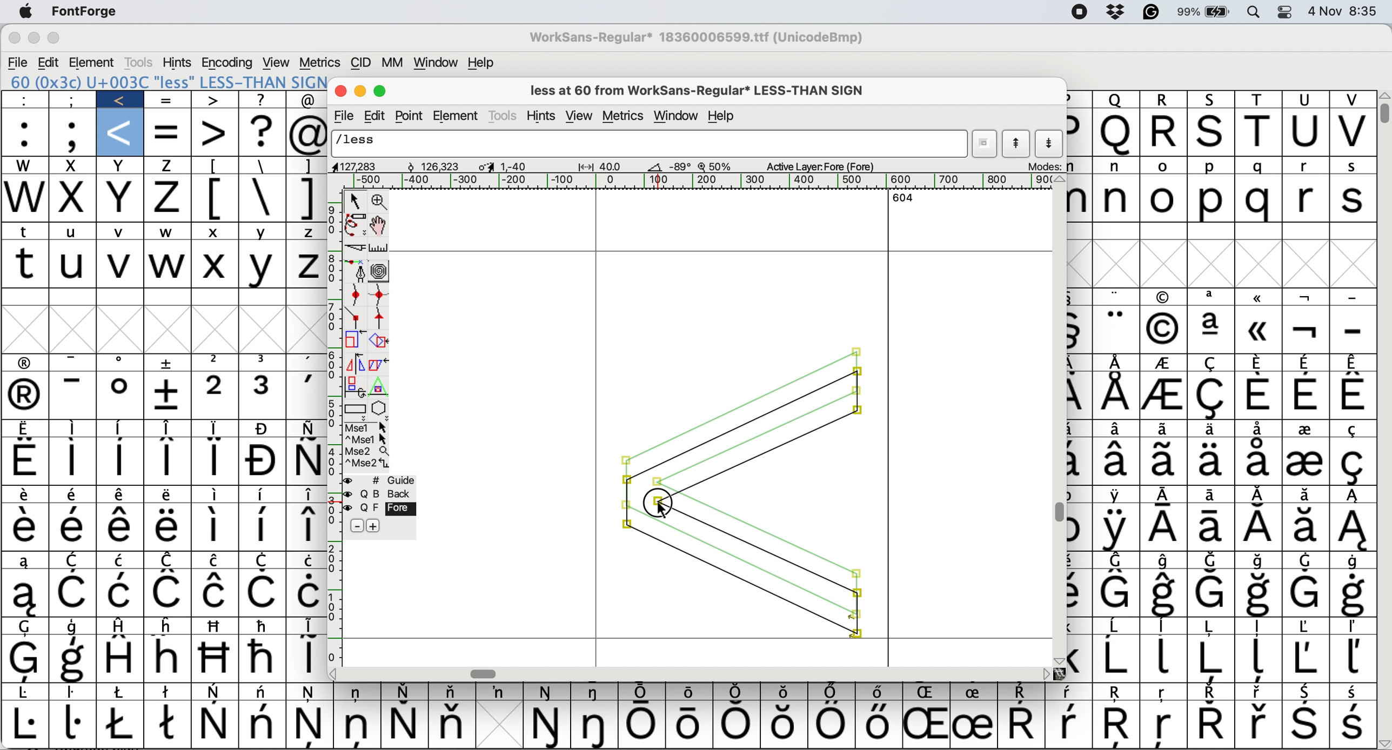 The height and width of the screenshot is (750, 1392). I want to click on Symbol, so click(1352, 396).